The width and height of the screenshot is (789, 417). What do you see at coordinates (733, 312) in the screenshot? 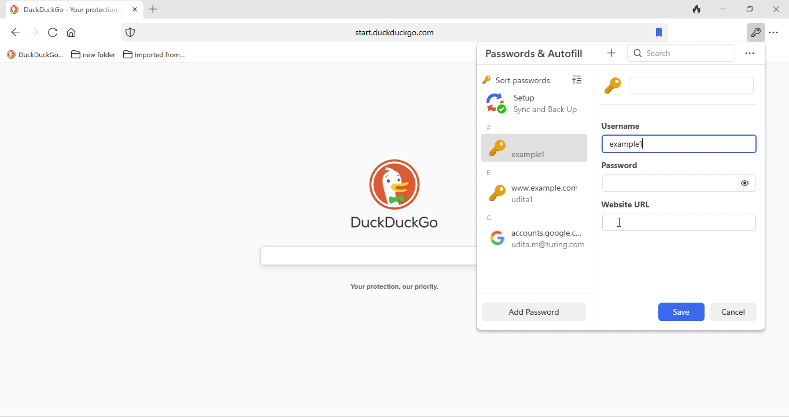
I see `delete` at bounding box center [733, 312].